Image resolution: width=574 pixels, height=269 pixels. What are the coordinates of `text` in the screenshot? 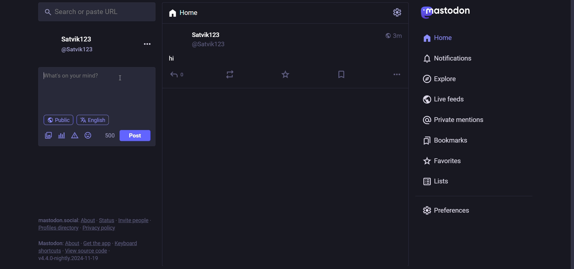 It's located at (50, 244).